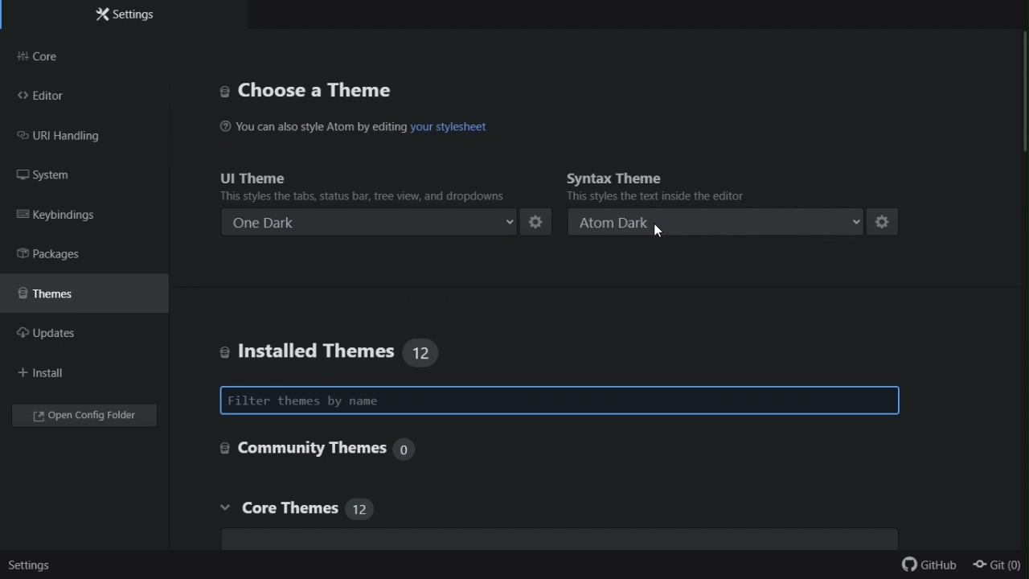 The image size is (1029, 579). Describe the element at coordinates (365, 450) in the screenshot. I see `Community themes` at that location.